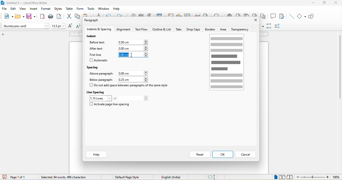 The image size is (342, 180). Describe the element at coordinates (94, 68) in the screenshot. I see `spacing` at that location.